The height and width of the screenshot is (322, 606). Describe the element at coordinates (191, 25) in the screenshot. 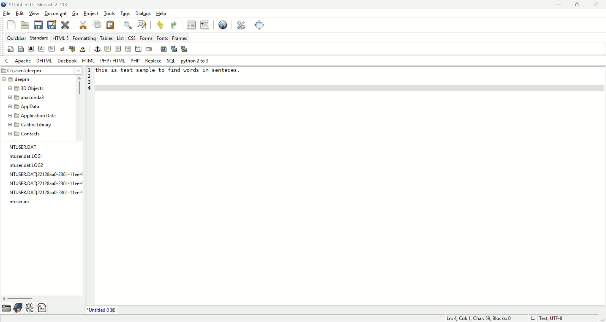

I see `unident` at that location.